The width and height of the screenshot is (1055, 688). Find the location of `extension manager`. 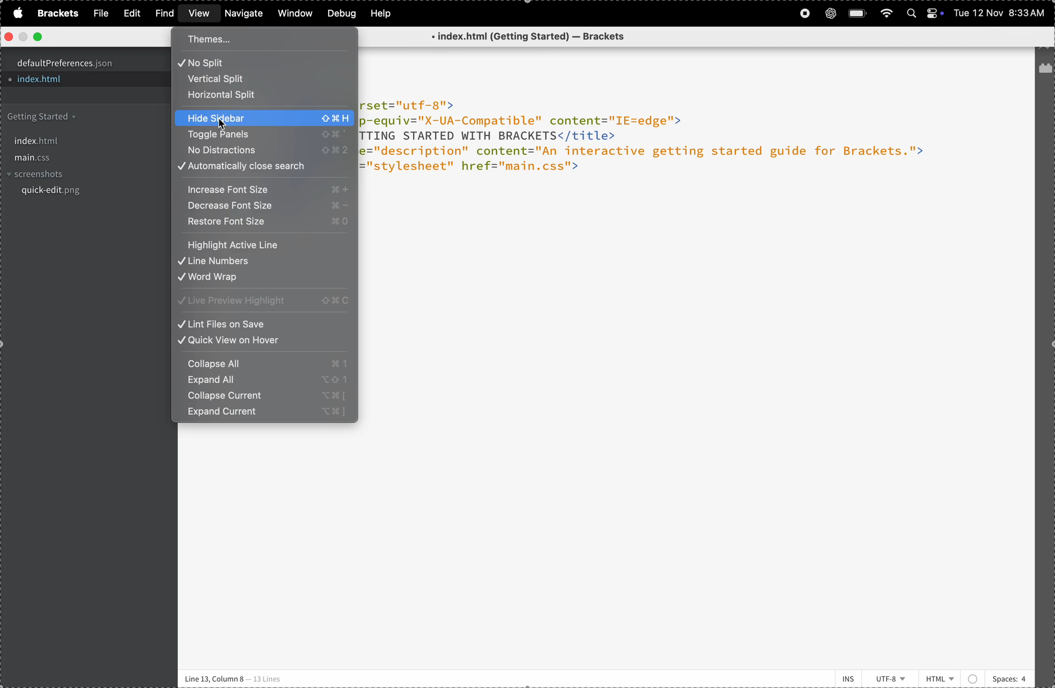

extension manager is located at coordinates (1045, 70).